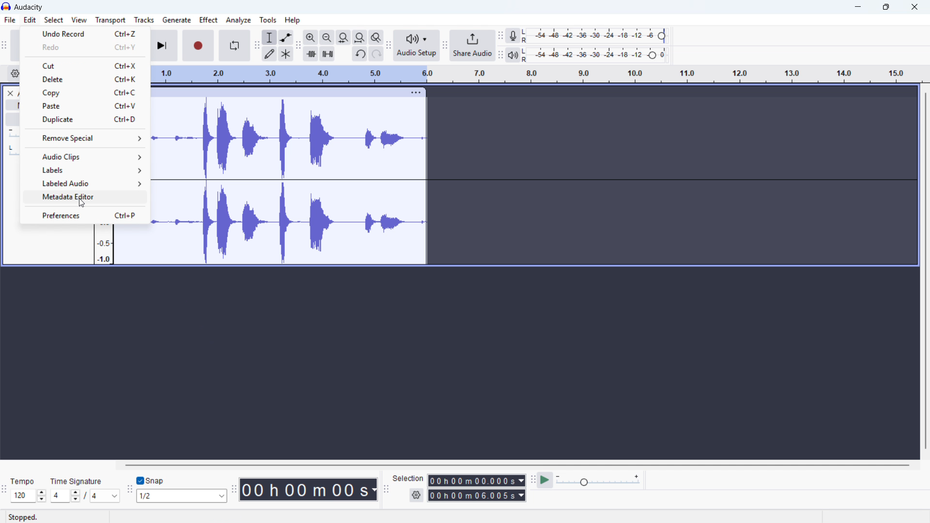 The width and height of the screenshot is (930, 523). Describe the element at coordinates (500, 55) in the screenshot. I see `playback meter toolbar` at that location.